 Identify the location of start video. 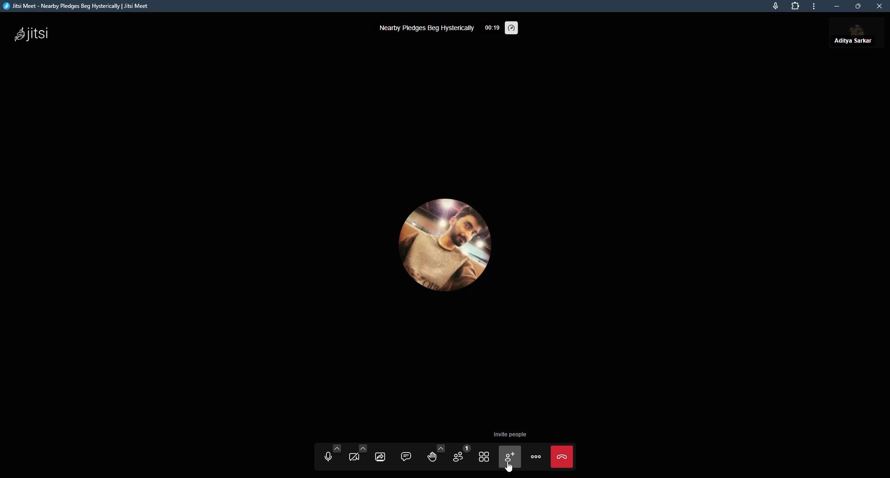
(355, 453).